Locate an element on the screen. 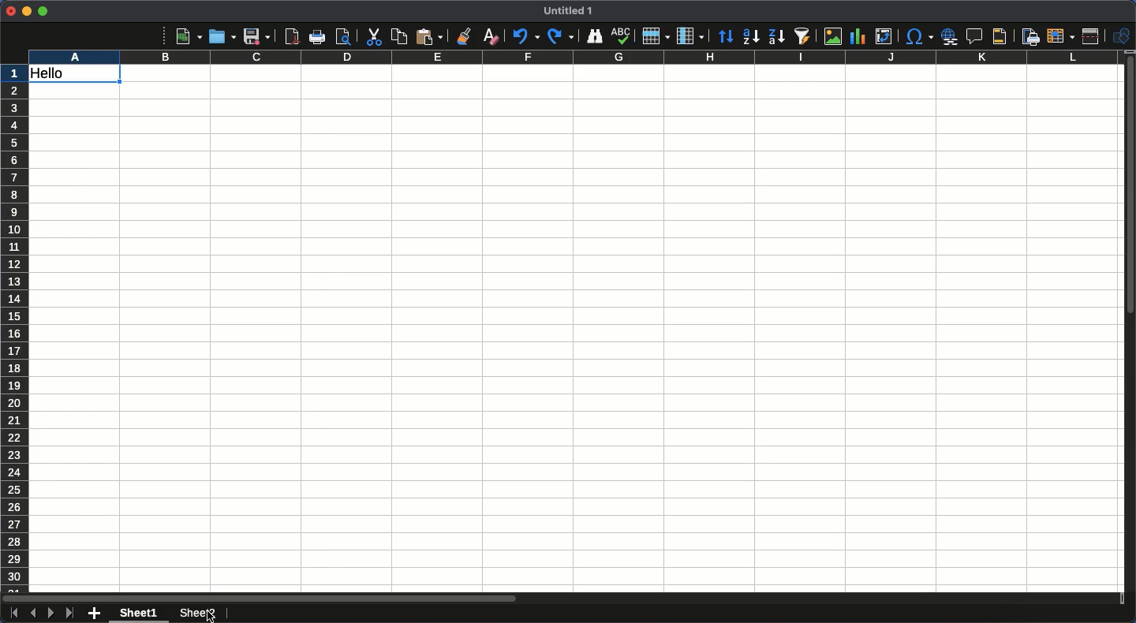 The image size is (1136, 623). Autofilter is located at coordinates (802, 36).